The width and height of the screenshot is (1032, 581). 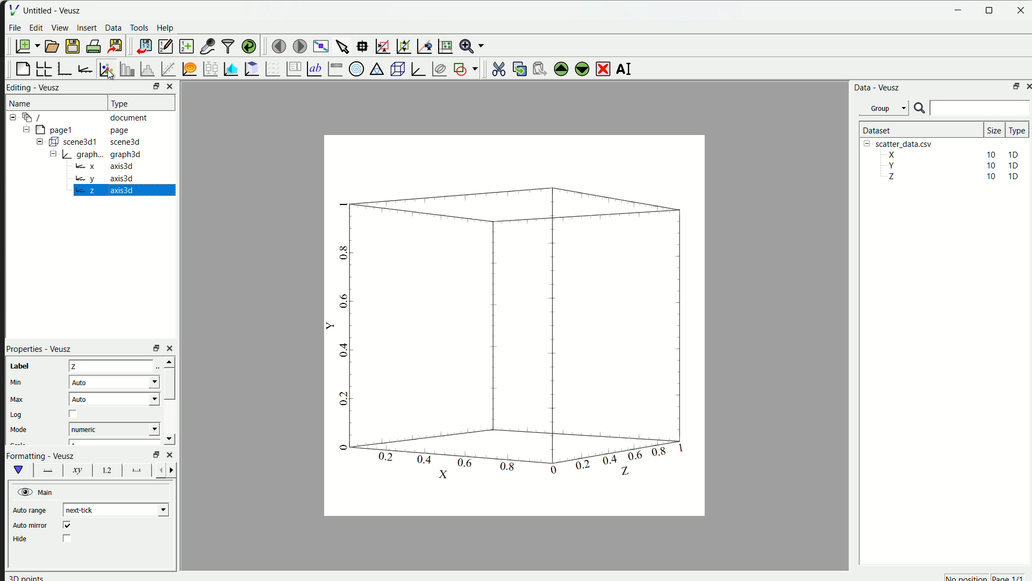 What do you see at coordinates (298, 45) in the screenshot?
I see `move to the next page` at bounding box center [298, 45].